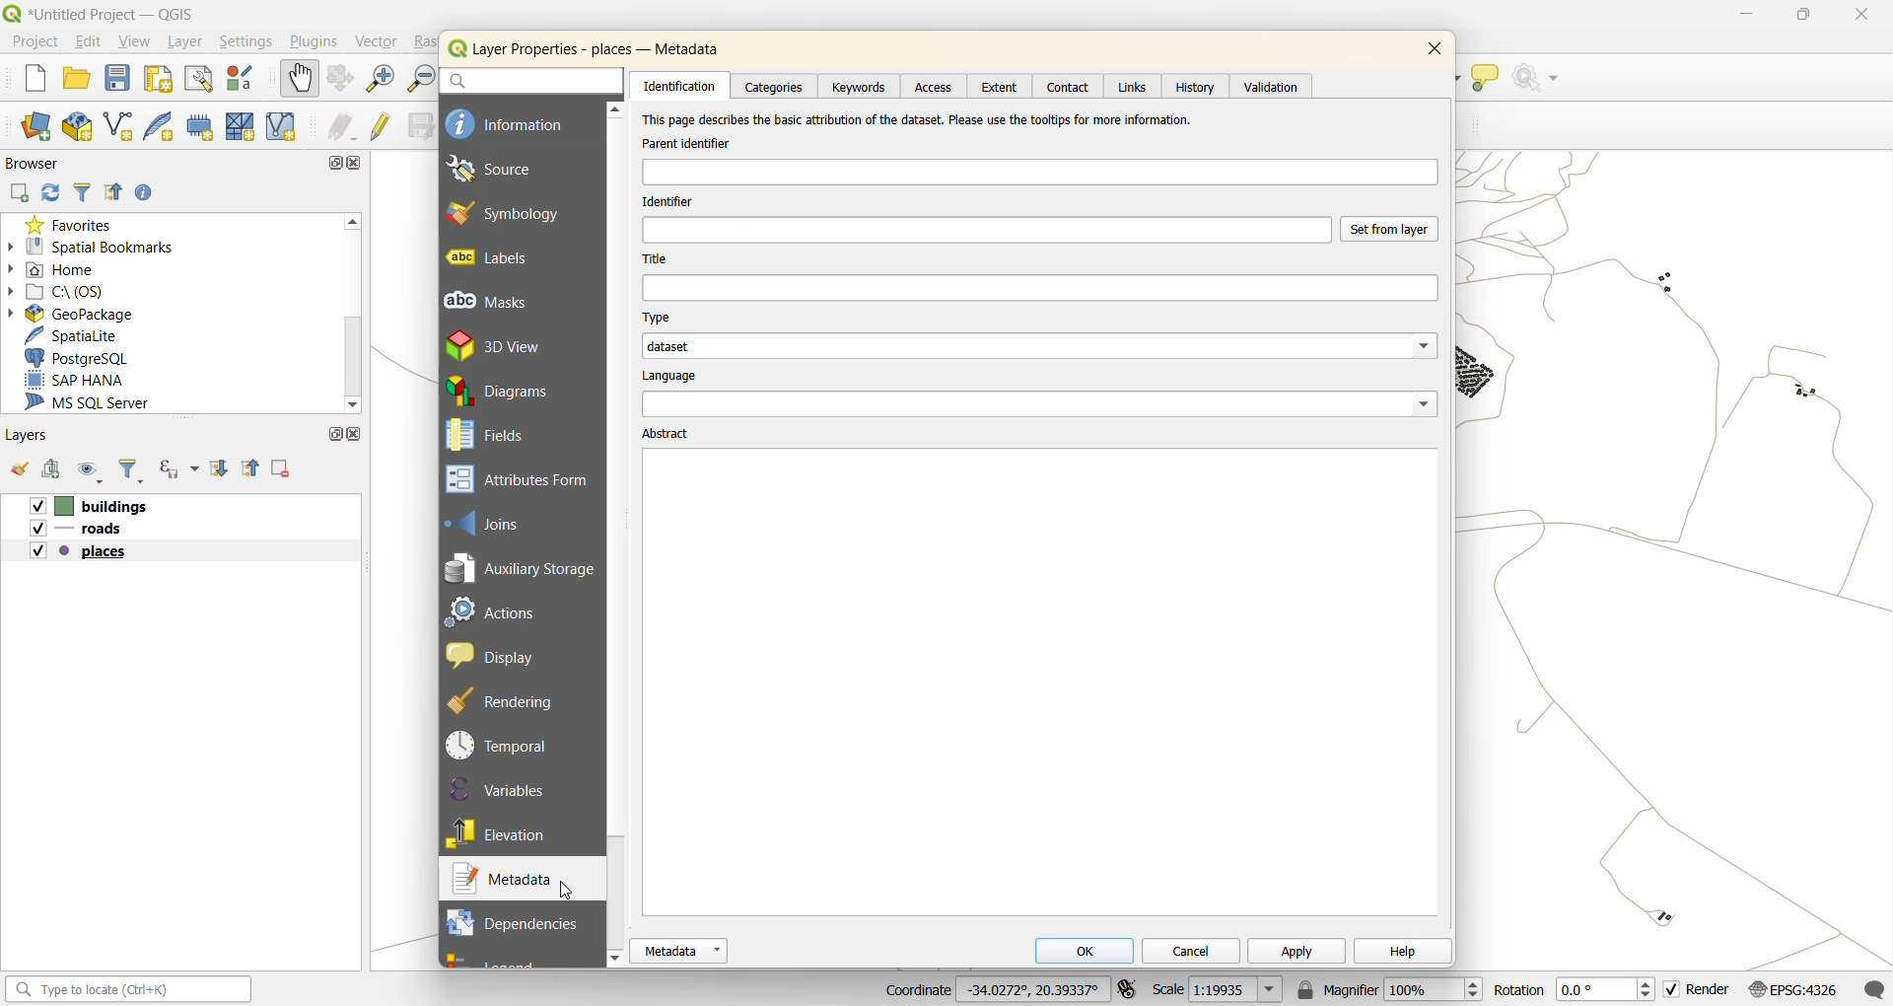  Describe the element at coordinates (671, 199) in the screenshot. I see `identifier` at that location.